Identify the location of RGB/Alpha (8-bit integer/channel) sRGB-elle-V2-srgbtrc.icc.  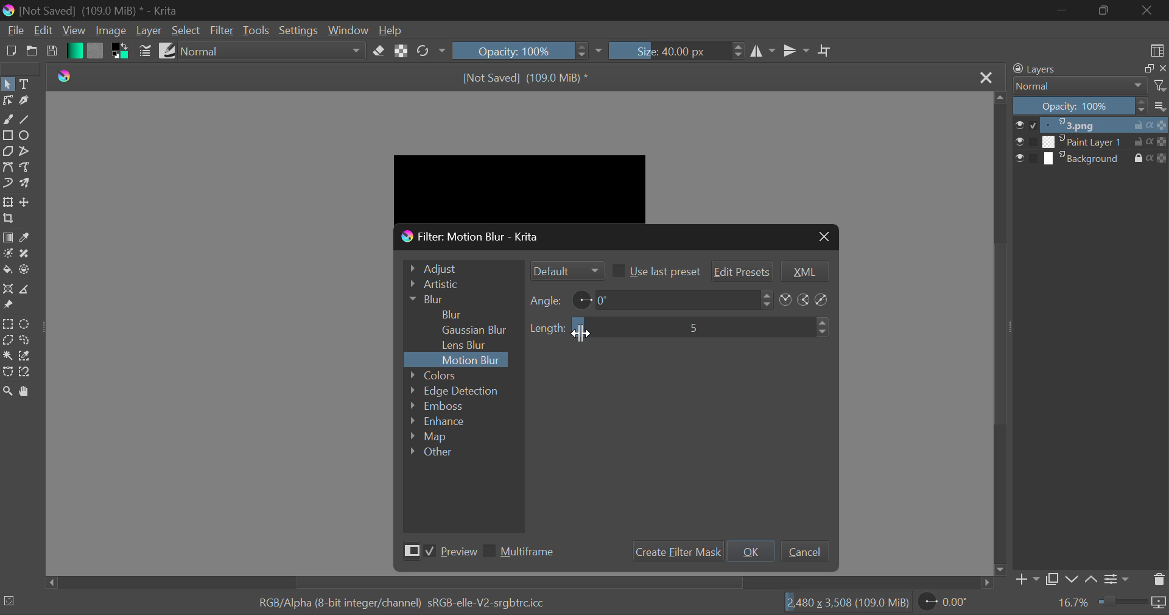
(391, 600).